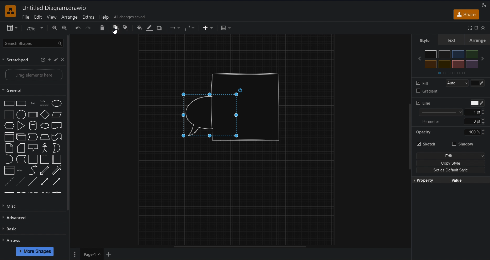  Describe the element at coordinates (56, 159) in the screenshot. I see `Horizontal container` at that location.